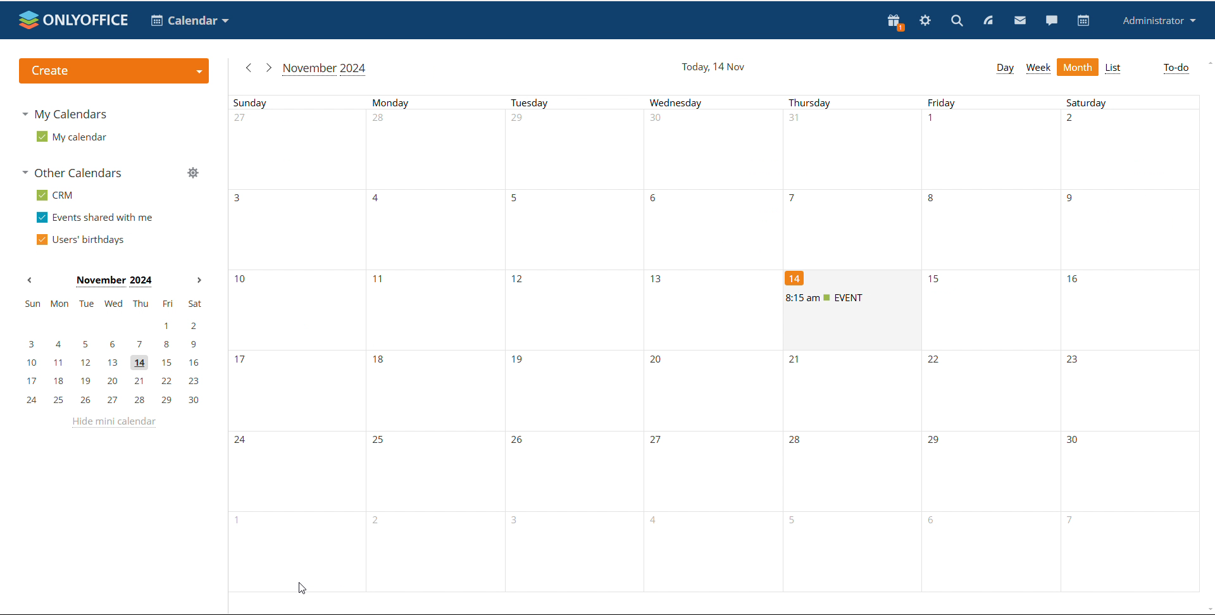  What do you see at coordinates (721, 229) in the screenshot?
I see `3, 4, 5, 6, 7, 8, 9` at bounding box center [721, 229].